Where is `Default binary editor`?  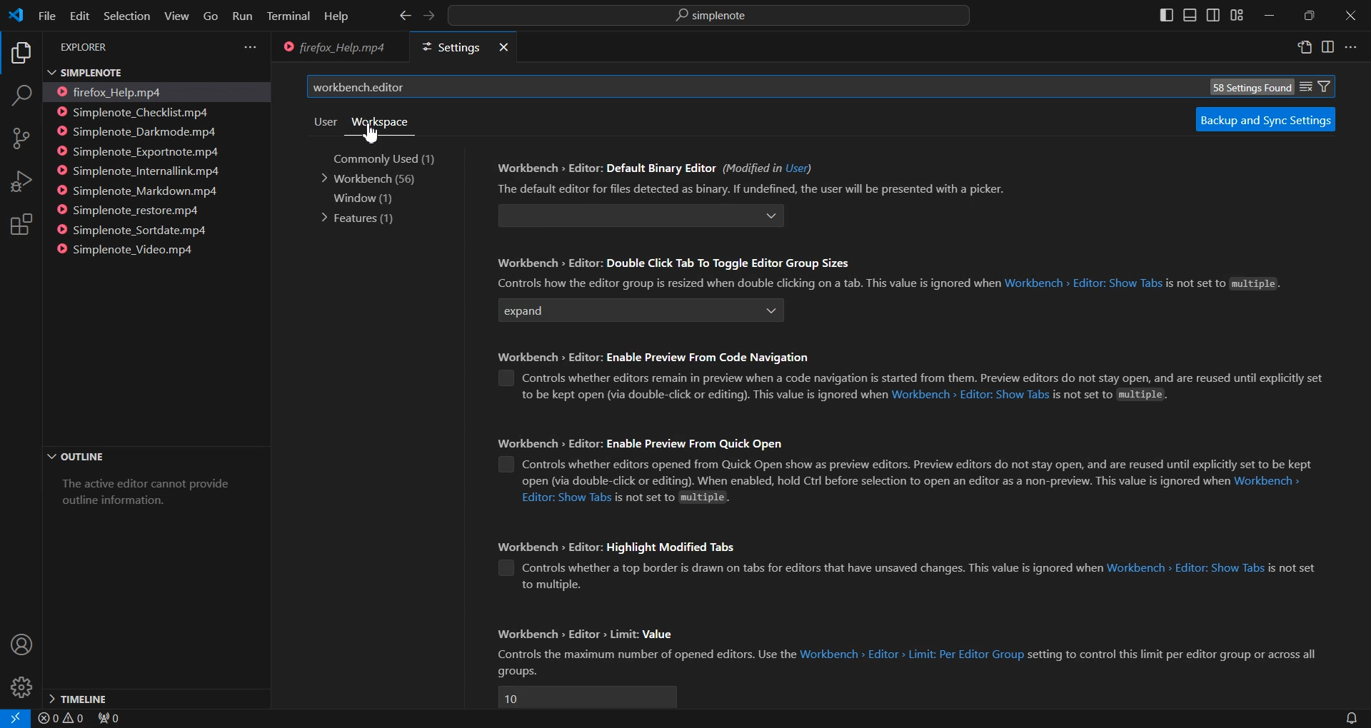 Default binary editor is located at coordinates (618, 216).